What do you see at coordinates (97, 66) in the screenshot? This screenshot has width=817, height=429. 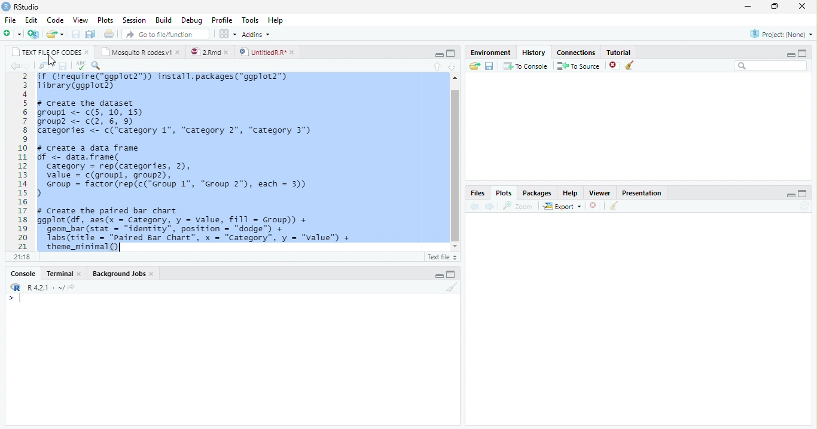 I see `find and replace ` at bounding box center [97, 66].